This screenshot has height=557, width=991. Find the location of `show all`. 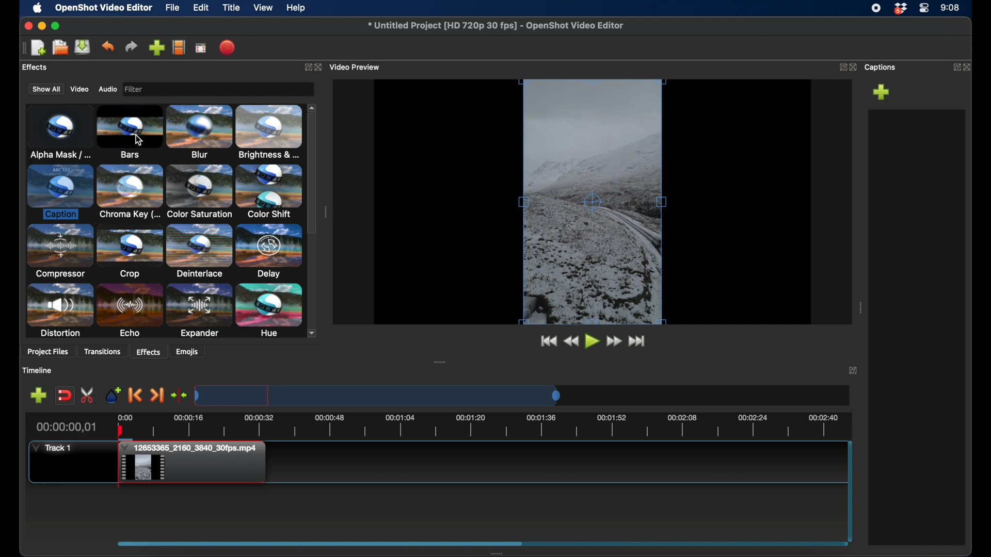

show all is located at coordinates (45, 90).